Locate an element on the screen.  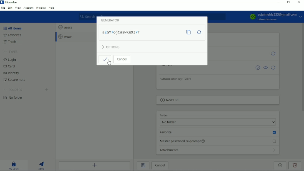
Account is located at coordinates (28, 8).